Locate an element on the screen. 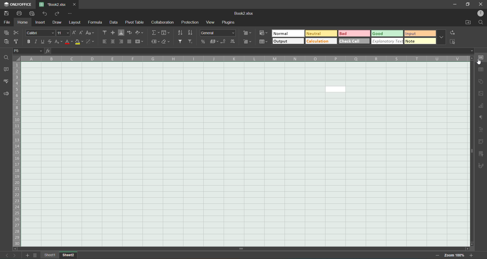 This screenshot has height=259, width=487. file is located at coordinates (6, 23).